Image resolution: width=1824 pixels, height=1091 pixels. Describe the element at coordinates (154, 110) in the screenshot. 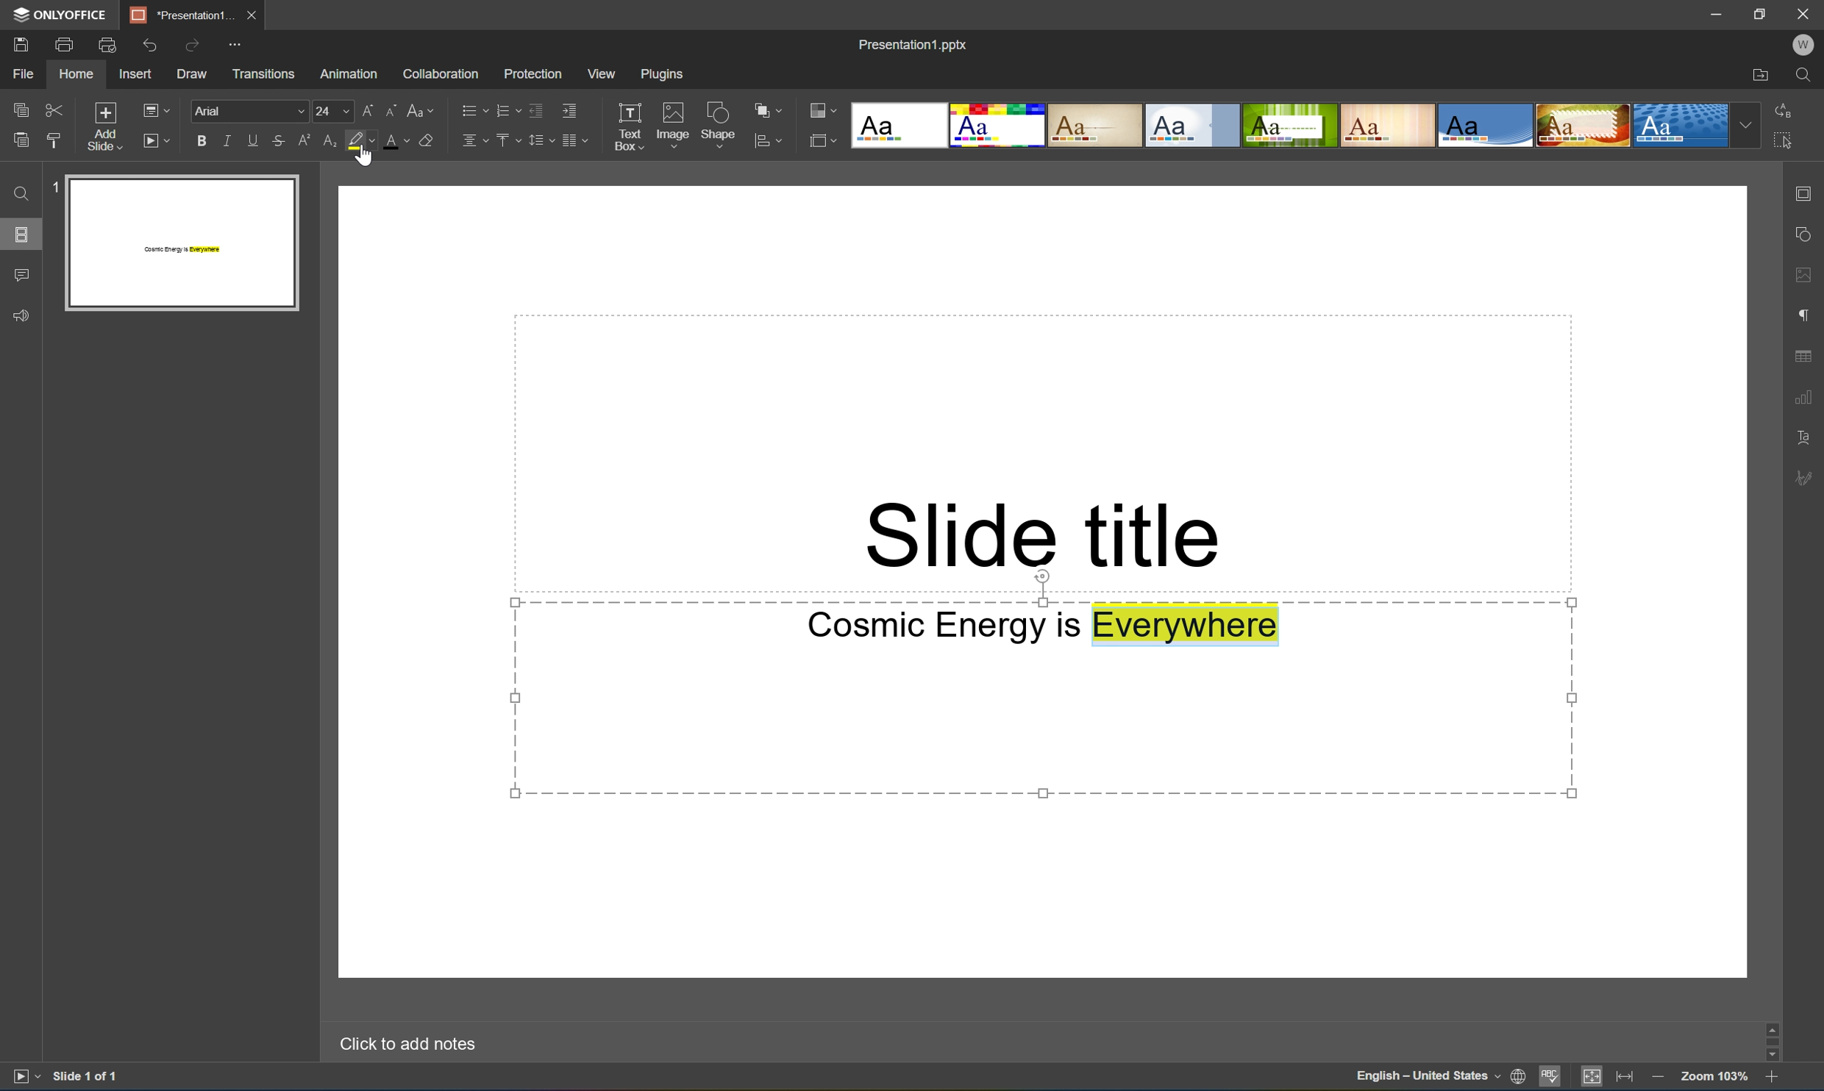

I see `Change slide layout` at that location.